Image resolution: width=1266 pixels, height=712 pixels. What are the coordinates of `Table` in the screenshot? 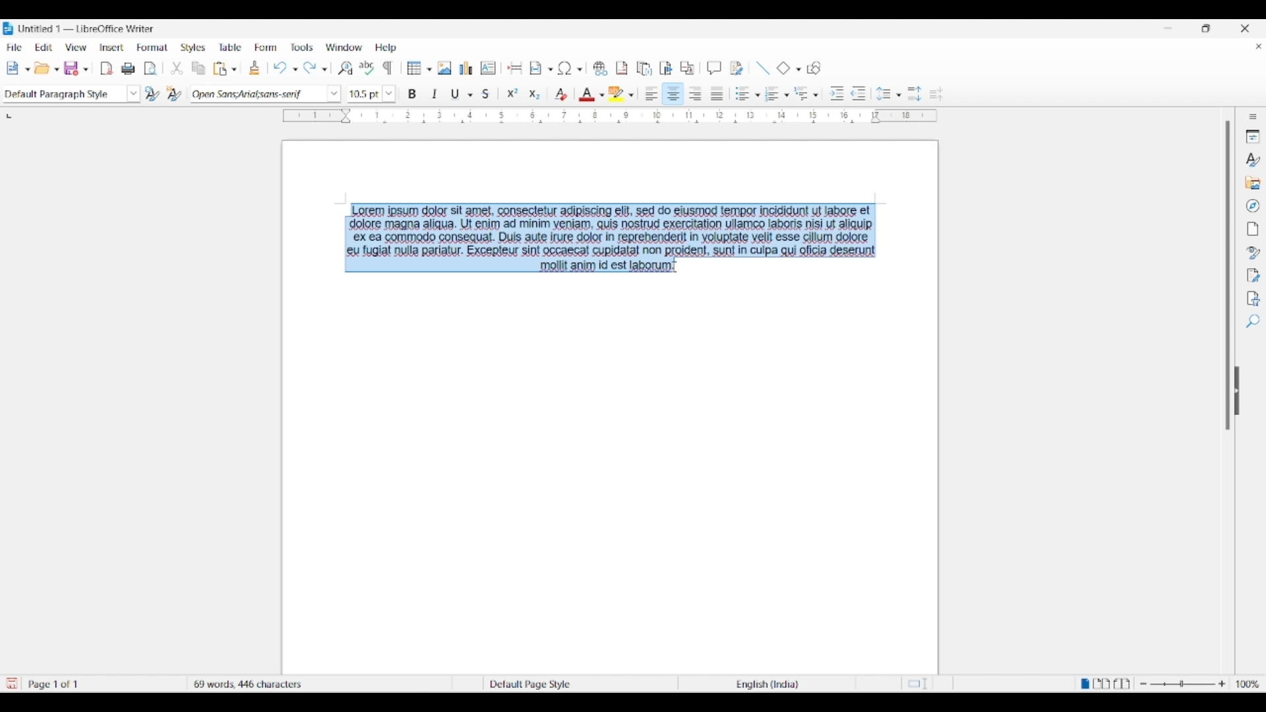 It's located at (231, 47).